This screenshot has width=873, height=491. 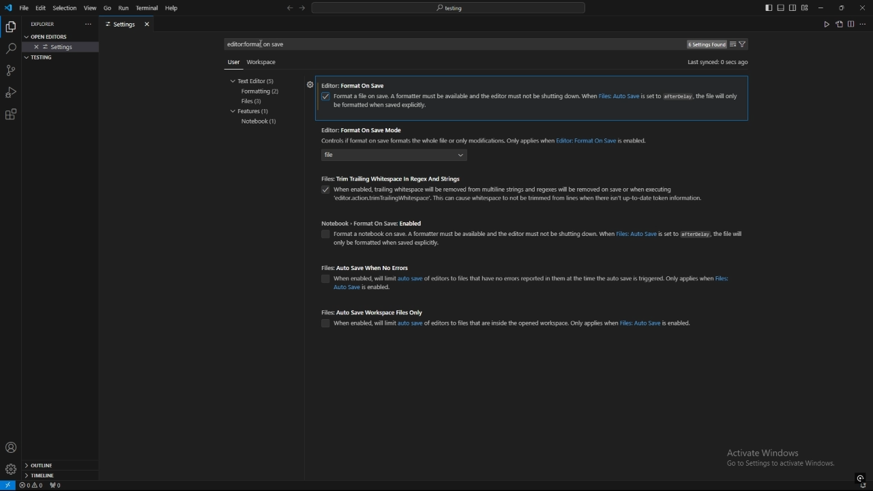 What do you see at coordinates (231, 65) in the screenshot?
I see `` at bounding box center [231, 65].